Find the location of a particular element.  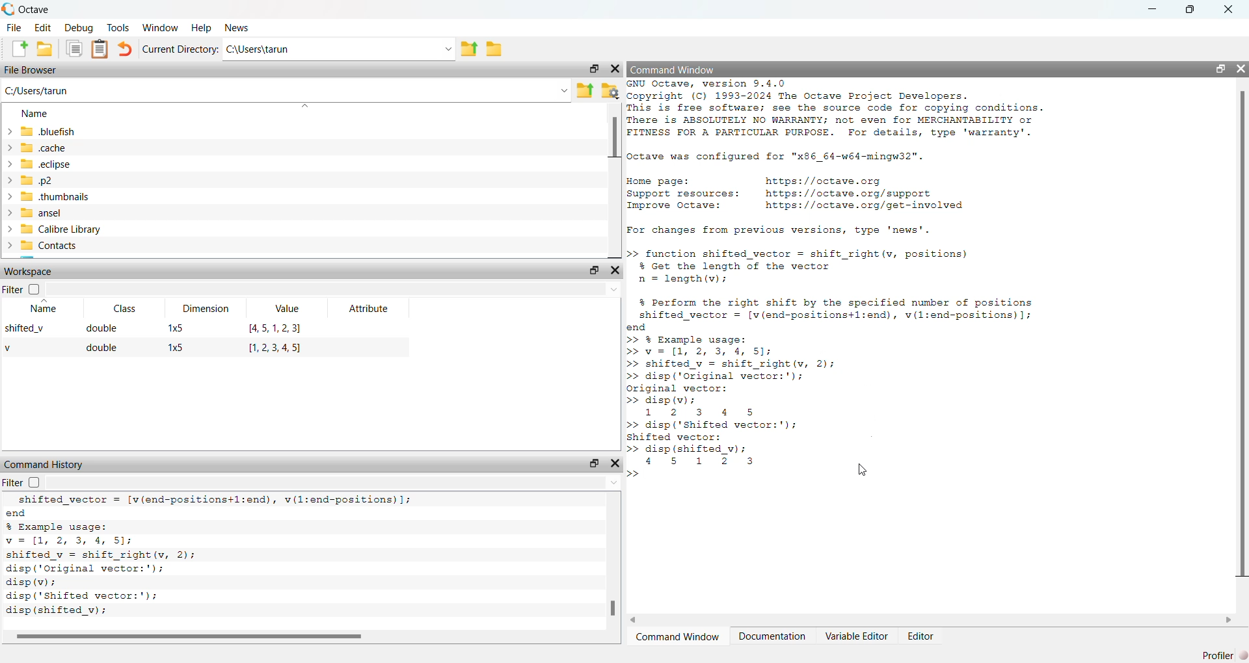

profiler is located at coordinates (1220, 654).